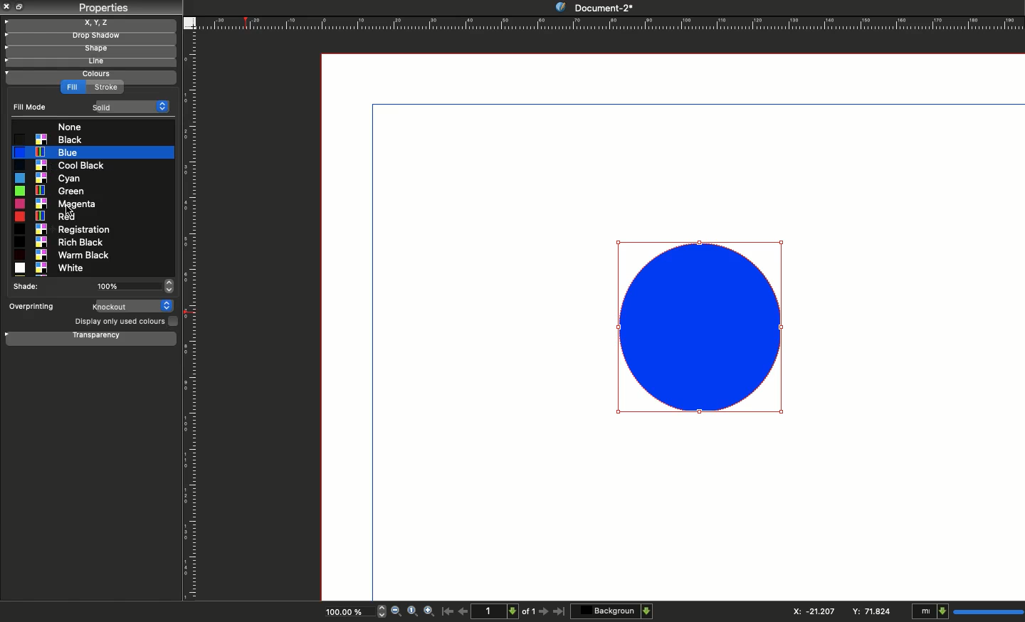  I want to click on White, so click(54, 269).